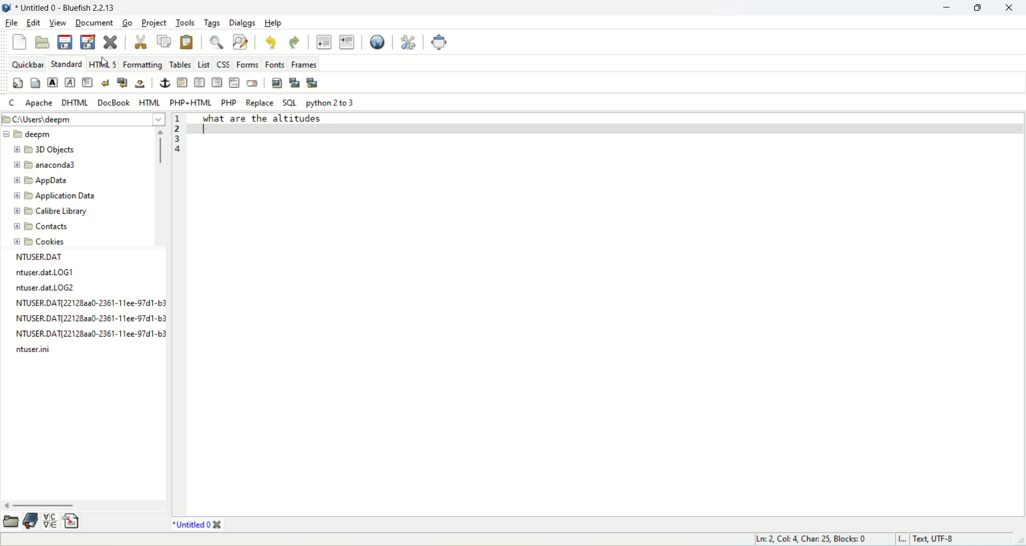 The height and width of the screenshot is (546, 1026). What do you see at coordinates (57, 22) in the screenshot?
I see `view` at bounding box center [57, 22].